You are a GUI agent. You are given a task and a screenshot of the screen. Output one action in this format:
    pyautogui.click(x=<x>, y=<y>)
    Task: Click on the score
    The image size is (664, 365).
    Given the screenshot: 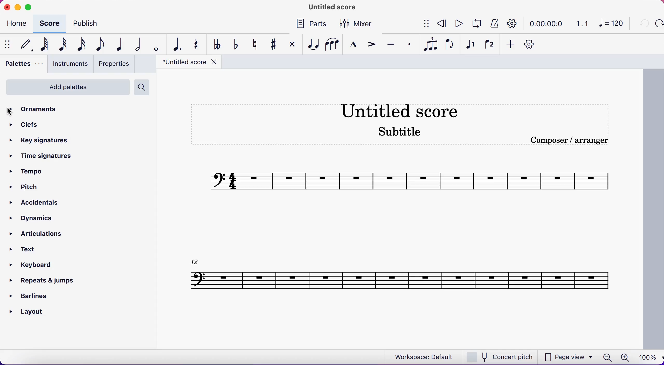 What is the action you would take?
    pyautogui.click(x=50, y=23)
    